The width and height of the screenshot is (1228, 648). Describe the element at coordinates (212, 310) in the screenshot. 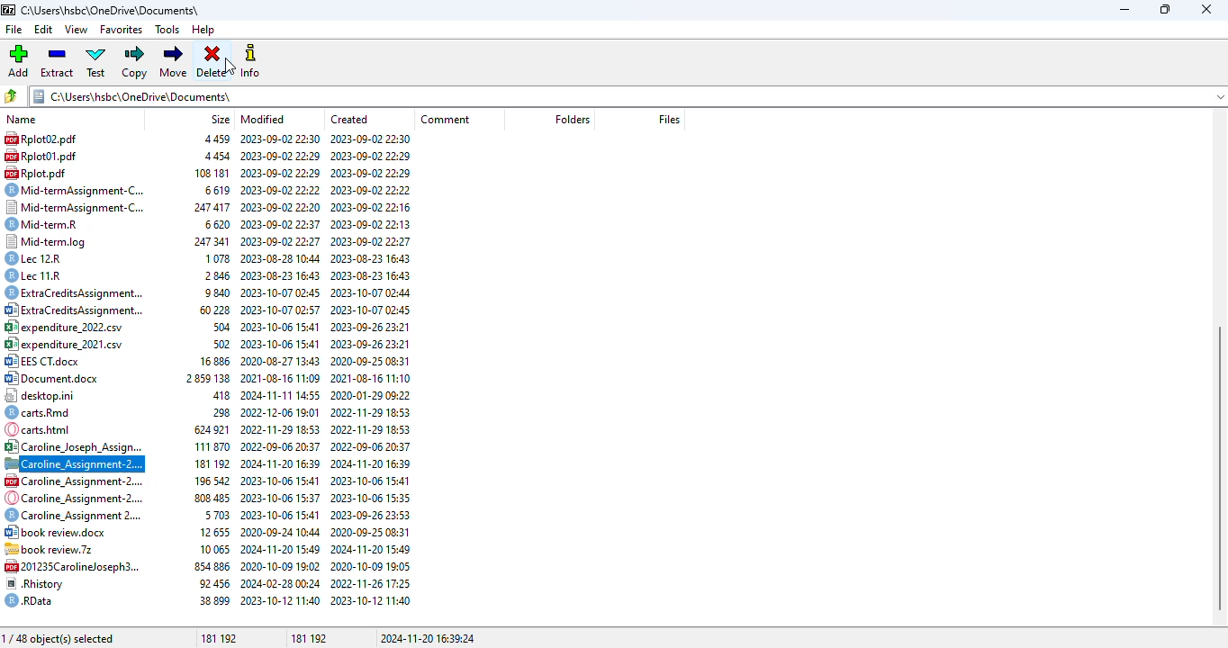

I see `60228` at that location.